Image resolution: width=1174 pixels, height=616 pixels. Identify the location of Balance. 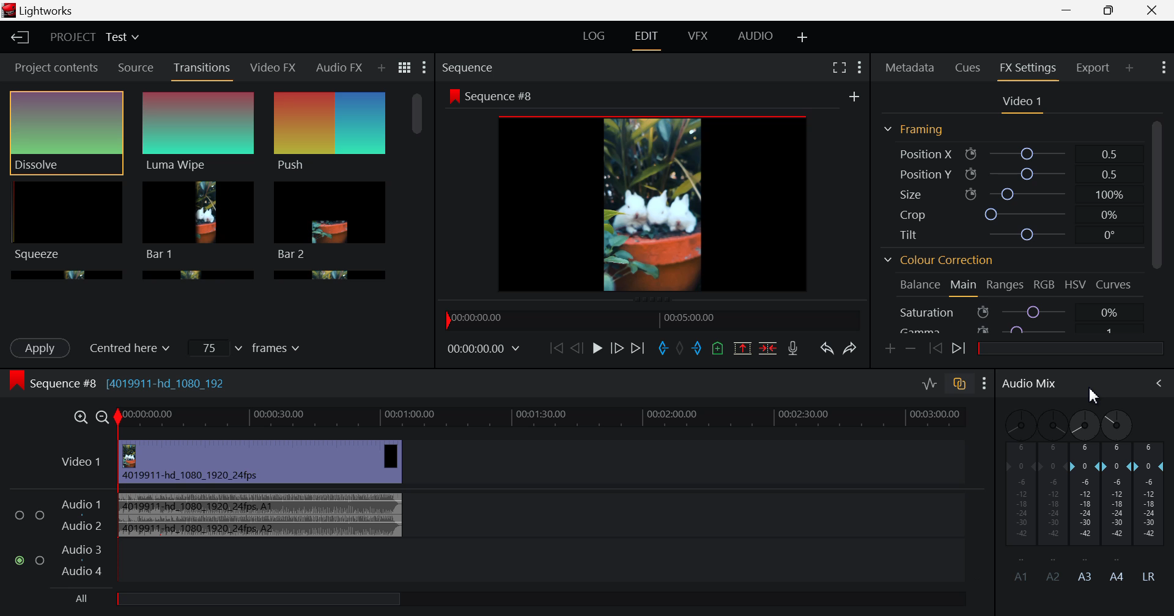
(918, 285).